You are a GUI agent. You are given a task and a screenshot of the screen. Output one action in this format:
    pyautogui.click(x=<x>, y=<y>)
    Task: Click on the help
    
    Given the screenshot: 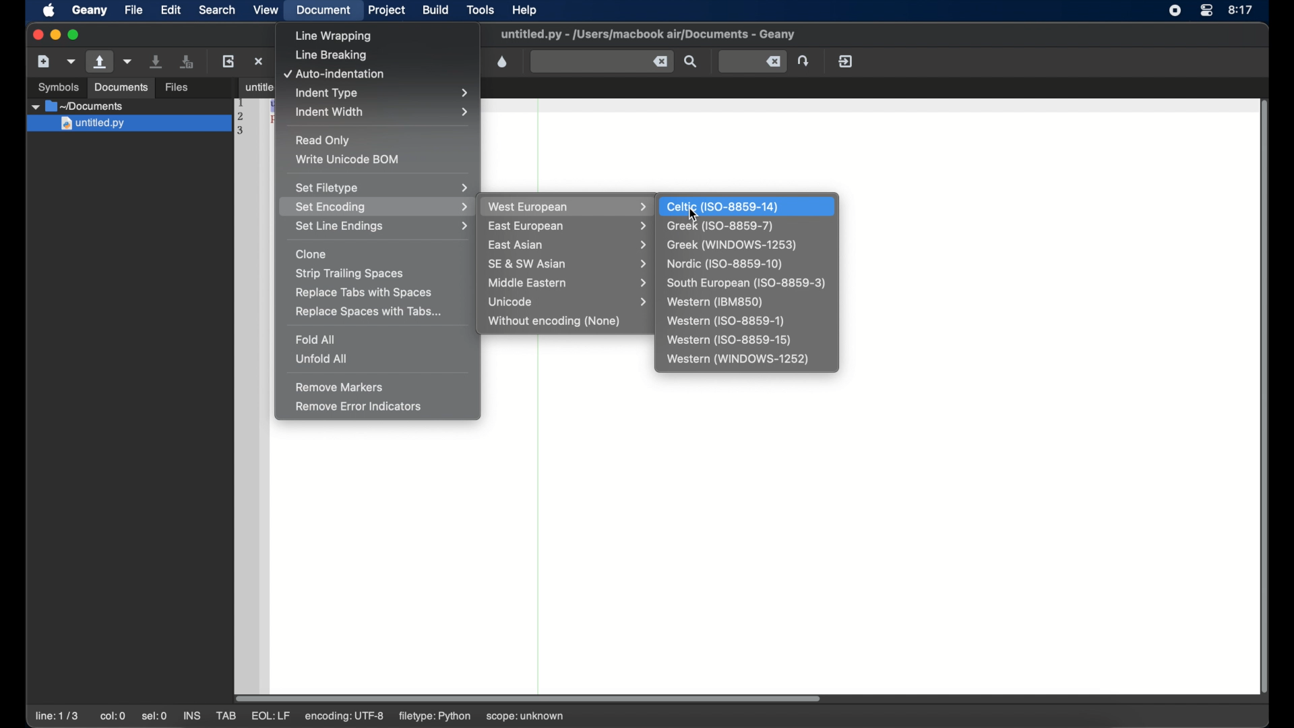 What is the action you would take?
    pyautogui.click(x=524, y=10)
    